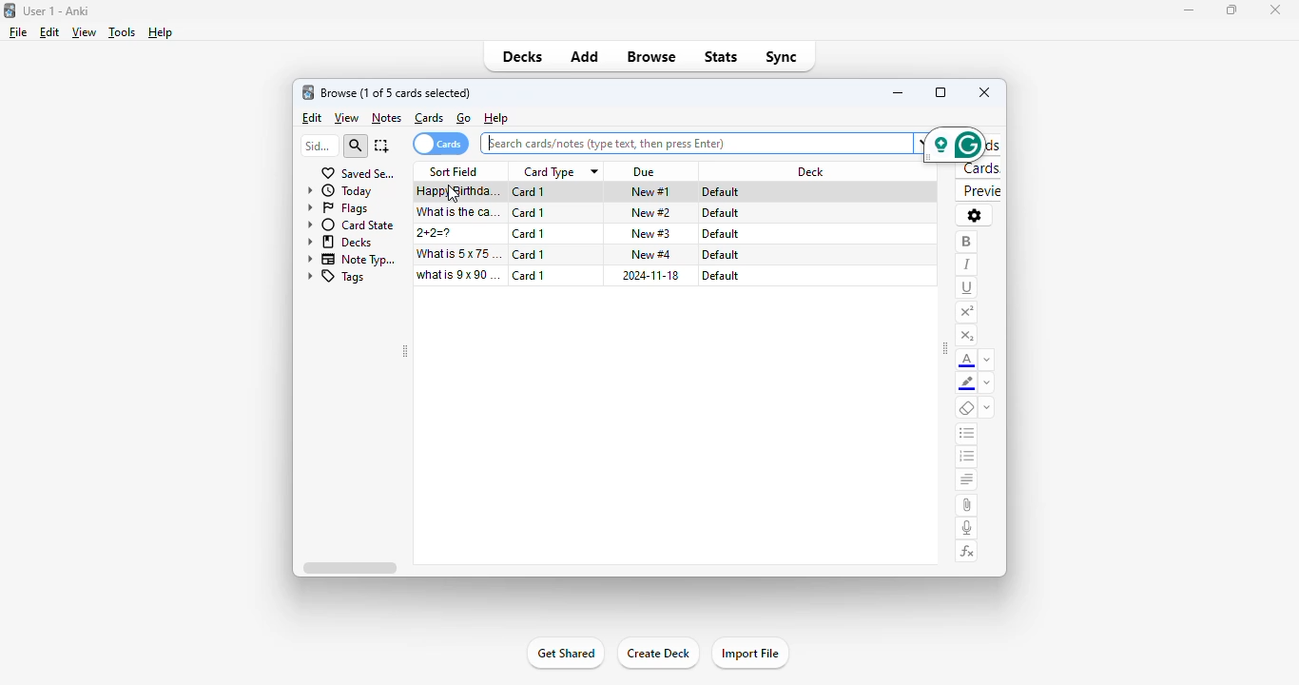 The image size is (1299, 685). What do you see at coordinates (528, 234) in the screenshot?
I see `card 1` at bounding box center [528, 234].